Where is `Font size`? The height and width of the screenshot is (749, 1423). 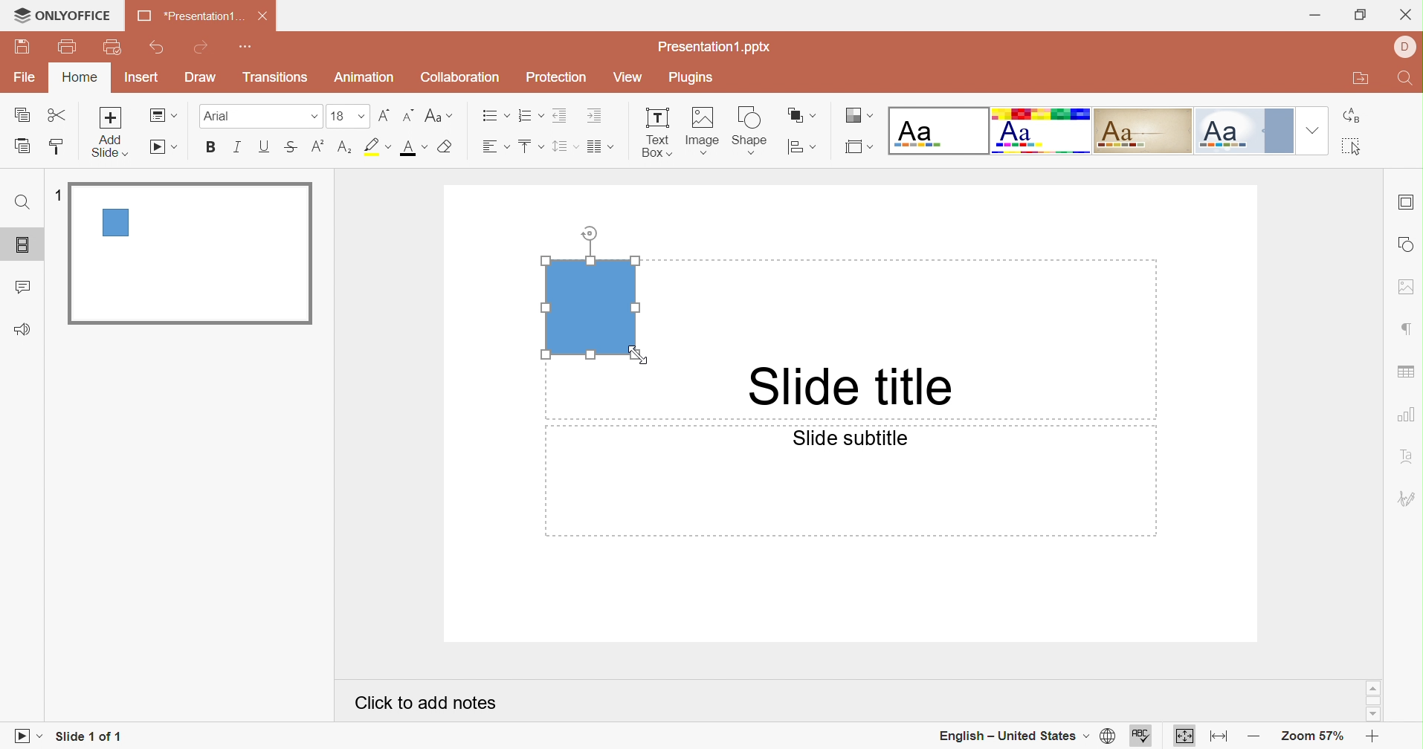 Font size is located at coordinates (349, 116).